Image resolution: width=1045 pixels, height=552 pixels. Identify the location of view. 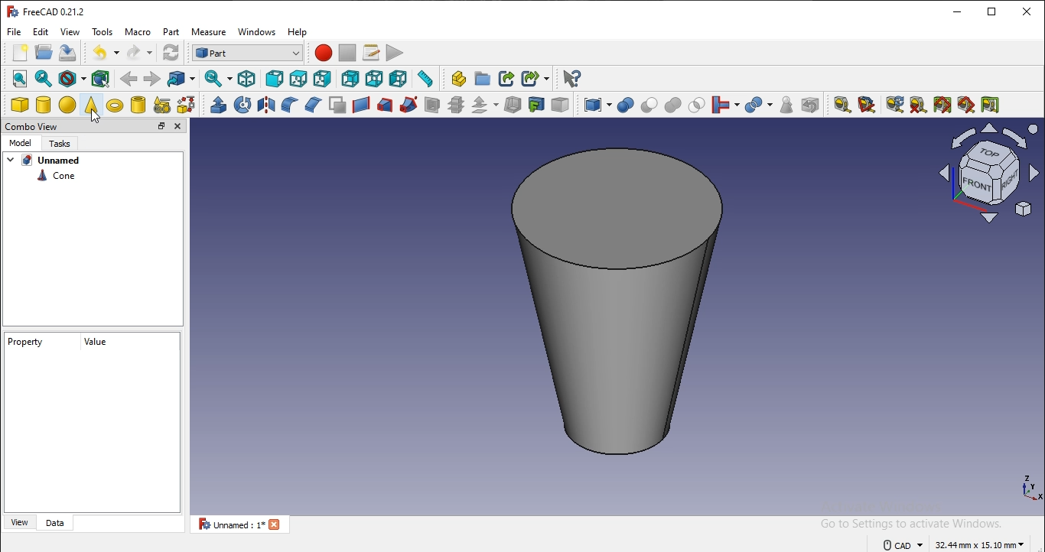
(71, 31).